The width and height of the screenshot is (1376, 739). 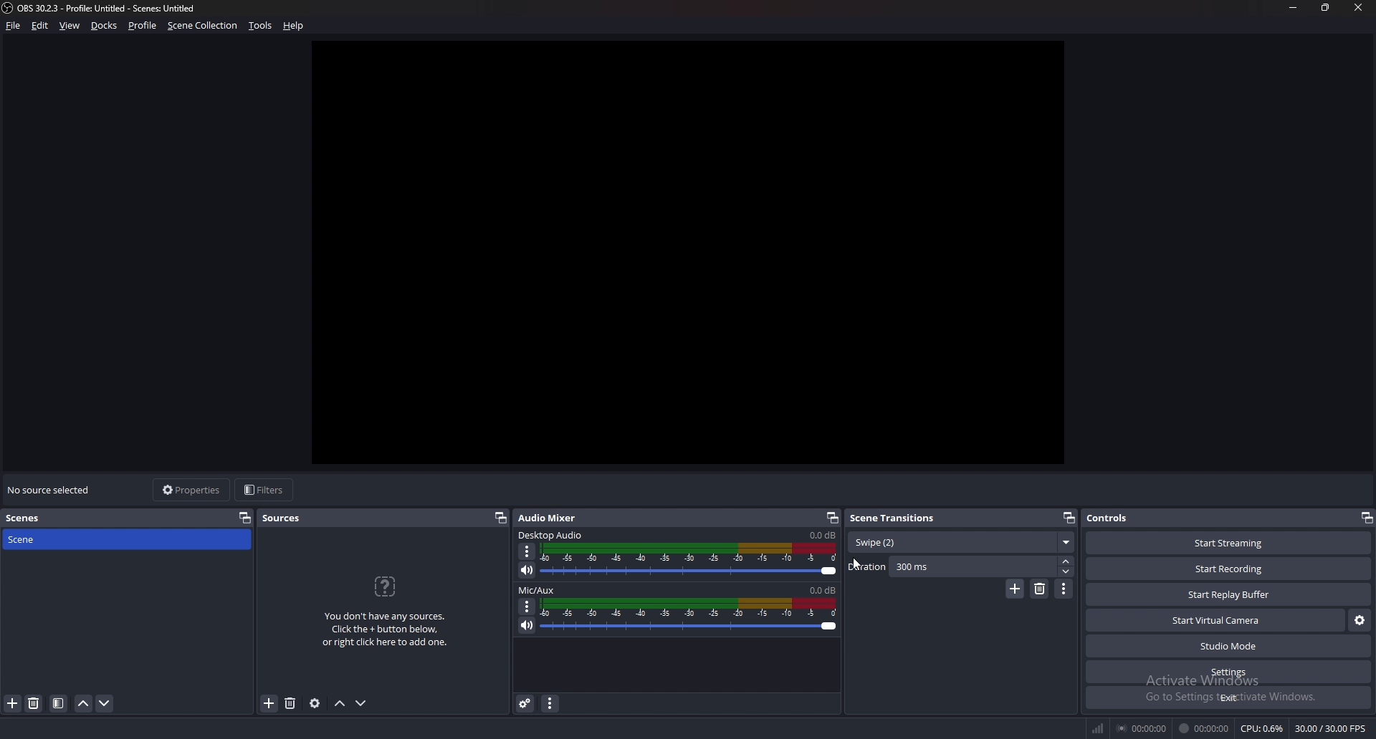 I want to click on mute, so click(x=528, y=571).